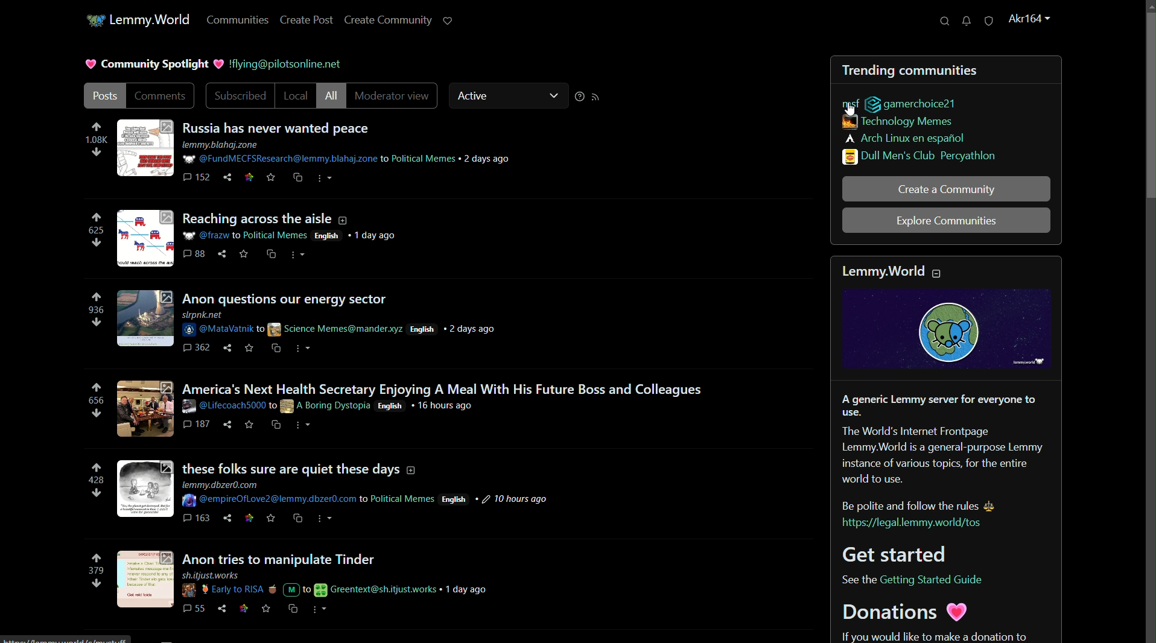  Describe the element at coordinates (267, 218) in the screenshot. I see `post-2` at that location.